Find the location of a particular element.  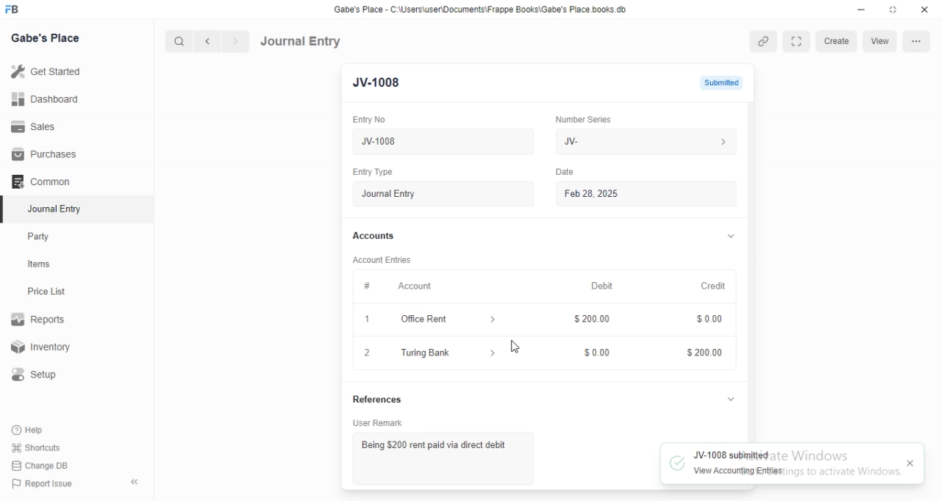

Get Started is located at coordinates (45, 73).